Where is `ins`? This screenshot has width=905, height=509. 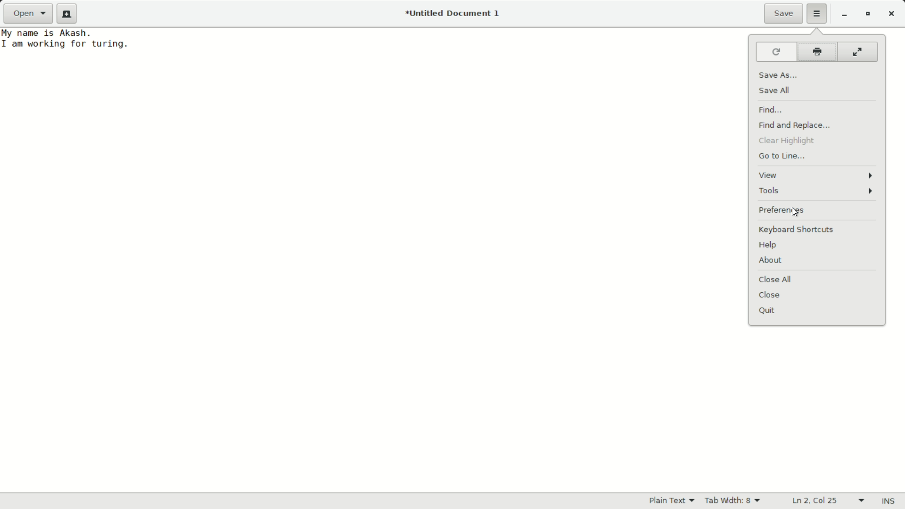 ins is located at coordinates (888, 501).